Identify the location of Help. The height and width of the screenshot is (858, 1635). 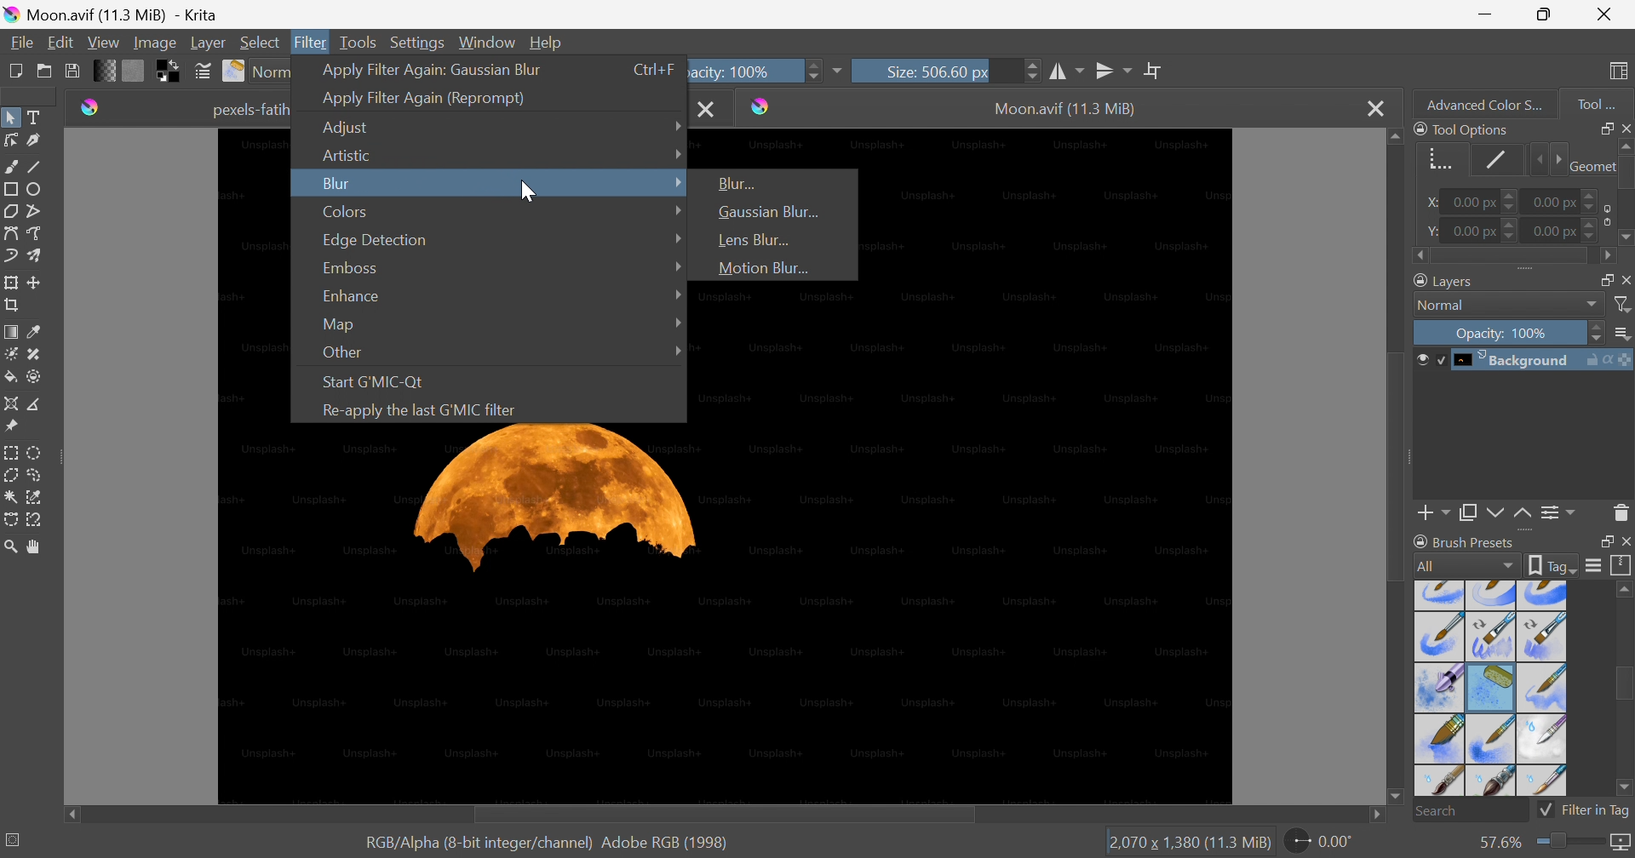
(545, 43).